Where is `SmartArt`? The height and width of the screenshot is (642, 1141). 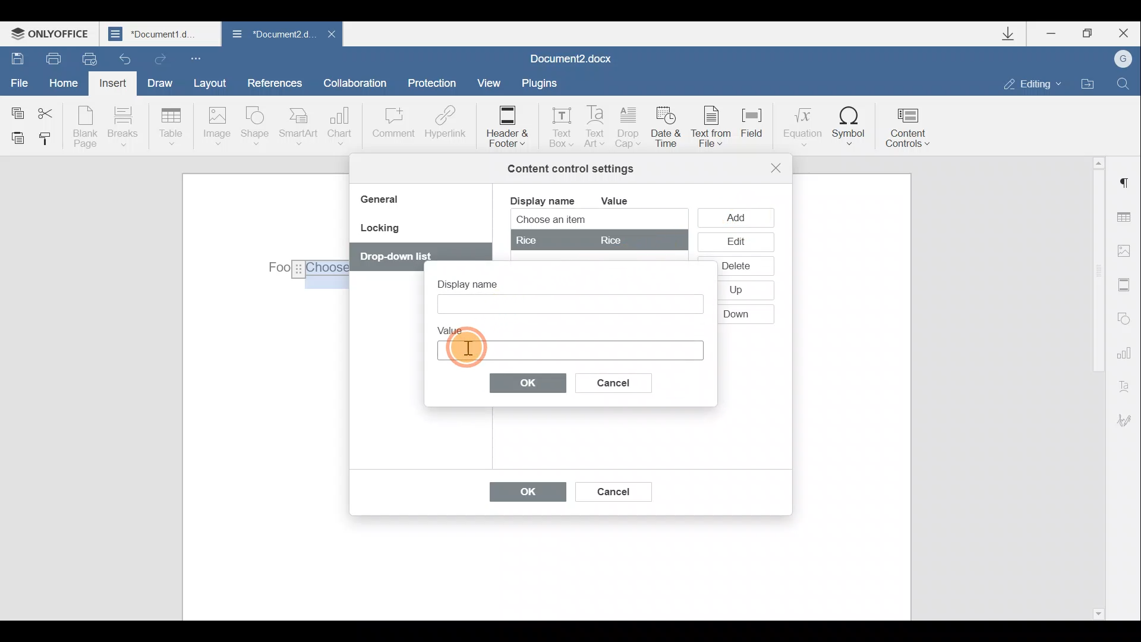 SmartArt is located at coordinates (299, 125).